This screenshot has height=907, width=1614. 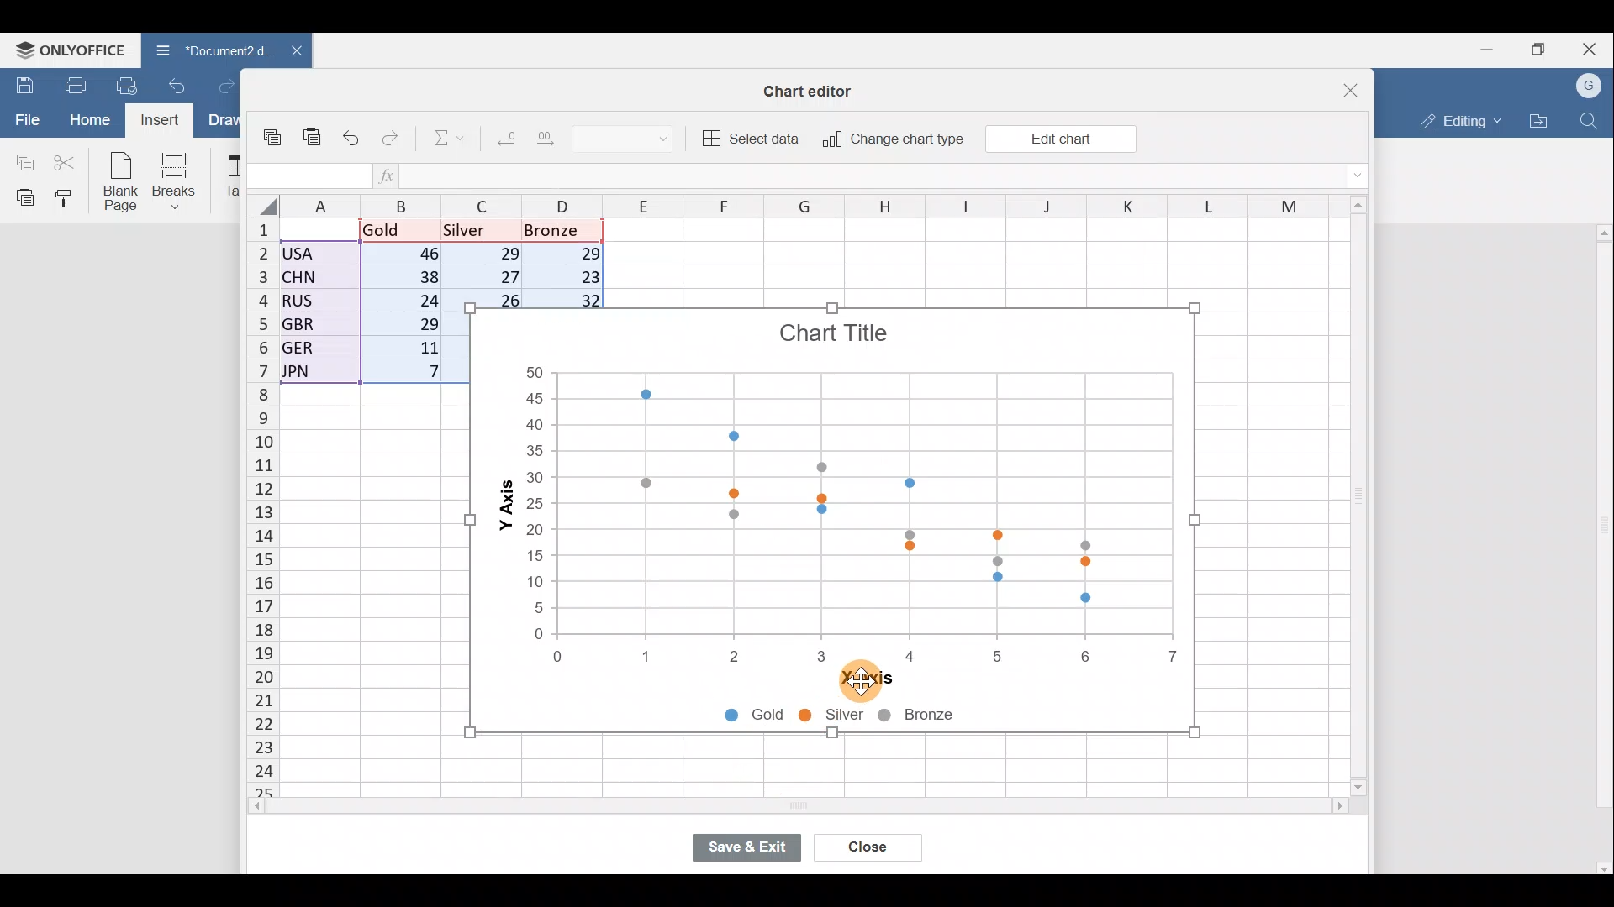 I want to click on Number format, so click(x=637, y=140).